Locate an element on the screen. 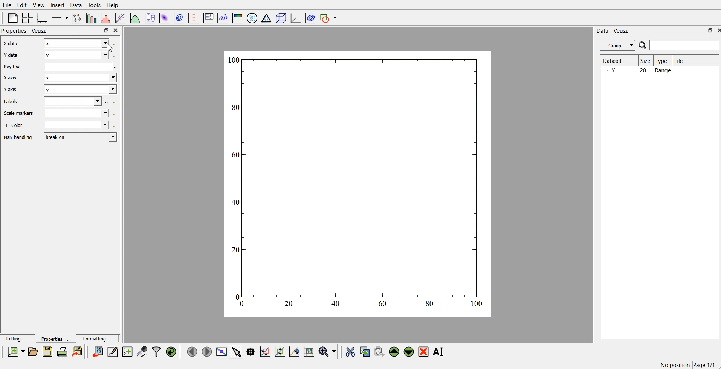  Tools is located at coordinates (94, 5).